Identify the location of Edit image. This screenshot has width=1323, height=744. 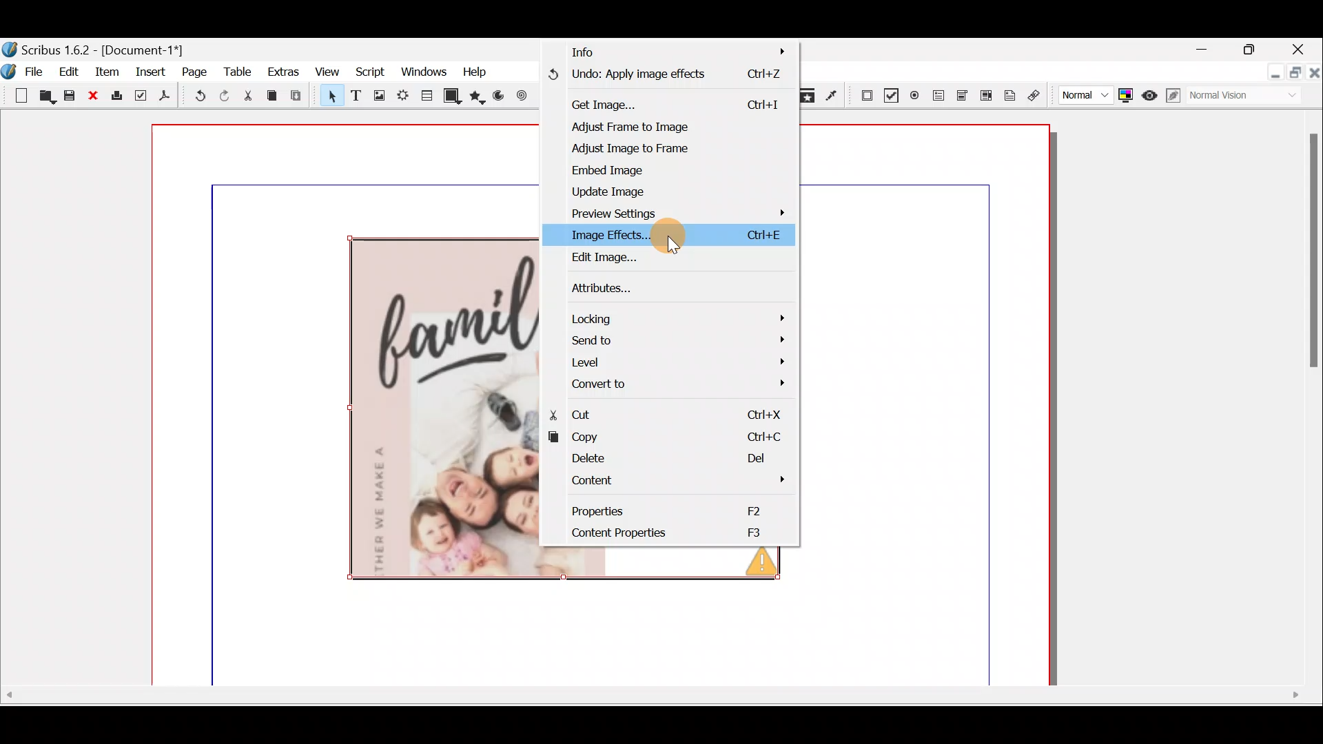
(601, 257).